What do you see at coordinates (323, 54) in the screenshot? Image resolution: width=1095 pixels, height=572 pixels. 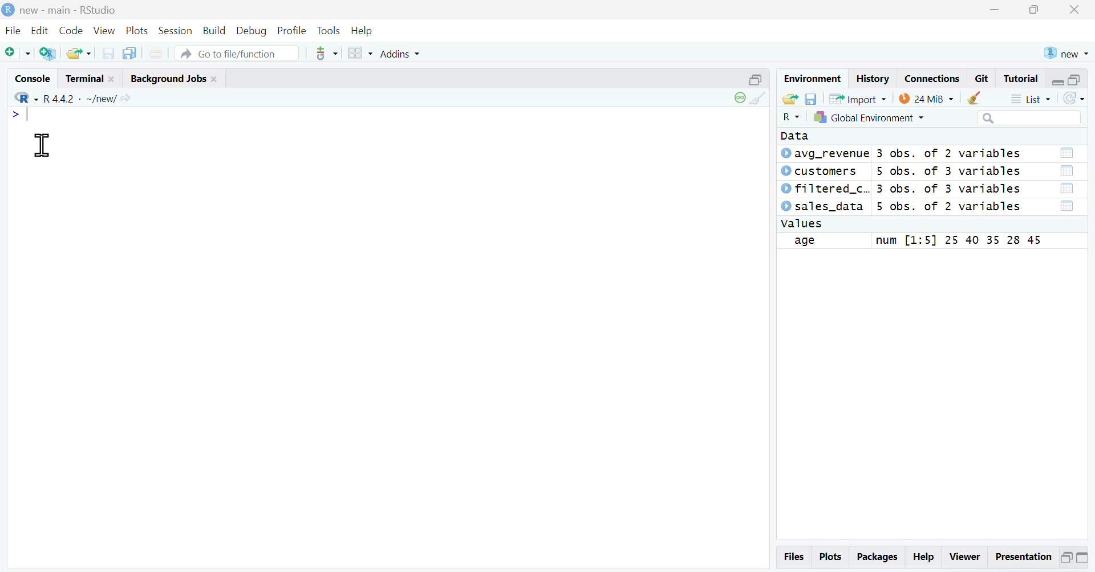 I see `git commit` at bounding box center [323, 54].